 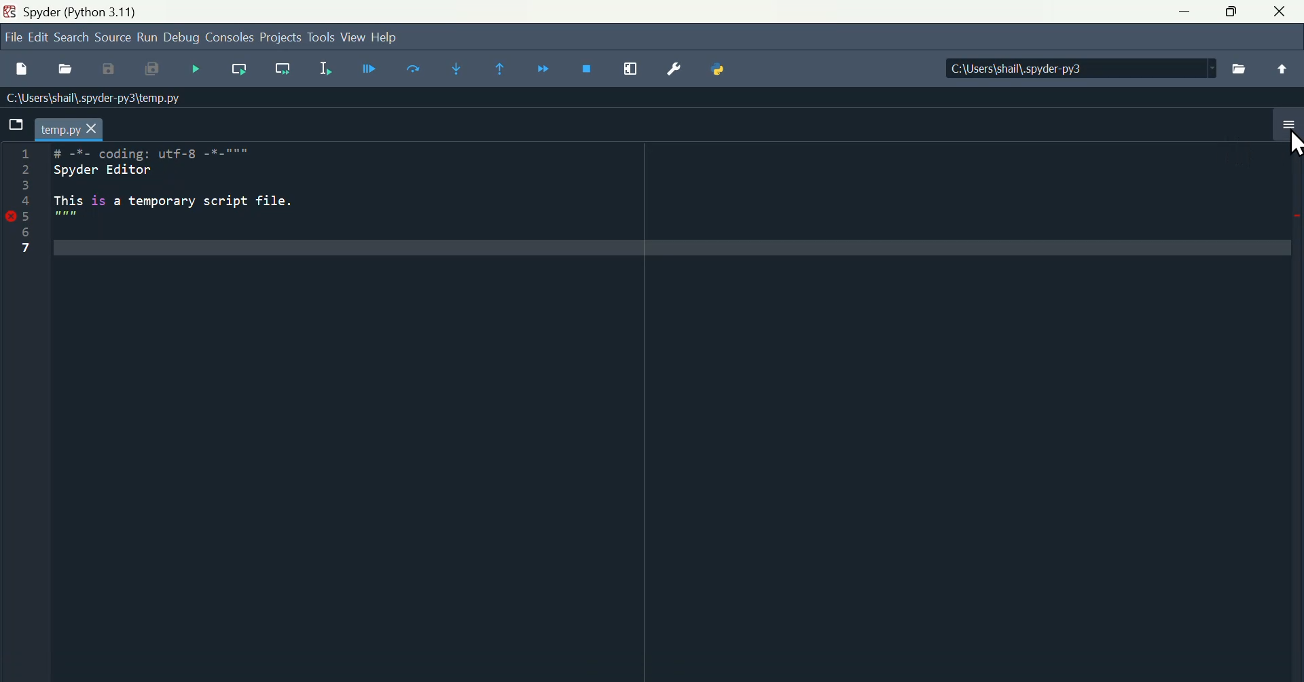 What do you see at coordinates (414, 71) in the screenshot?
I see `Run current cell` at bounding box center [414, 71].